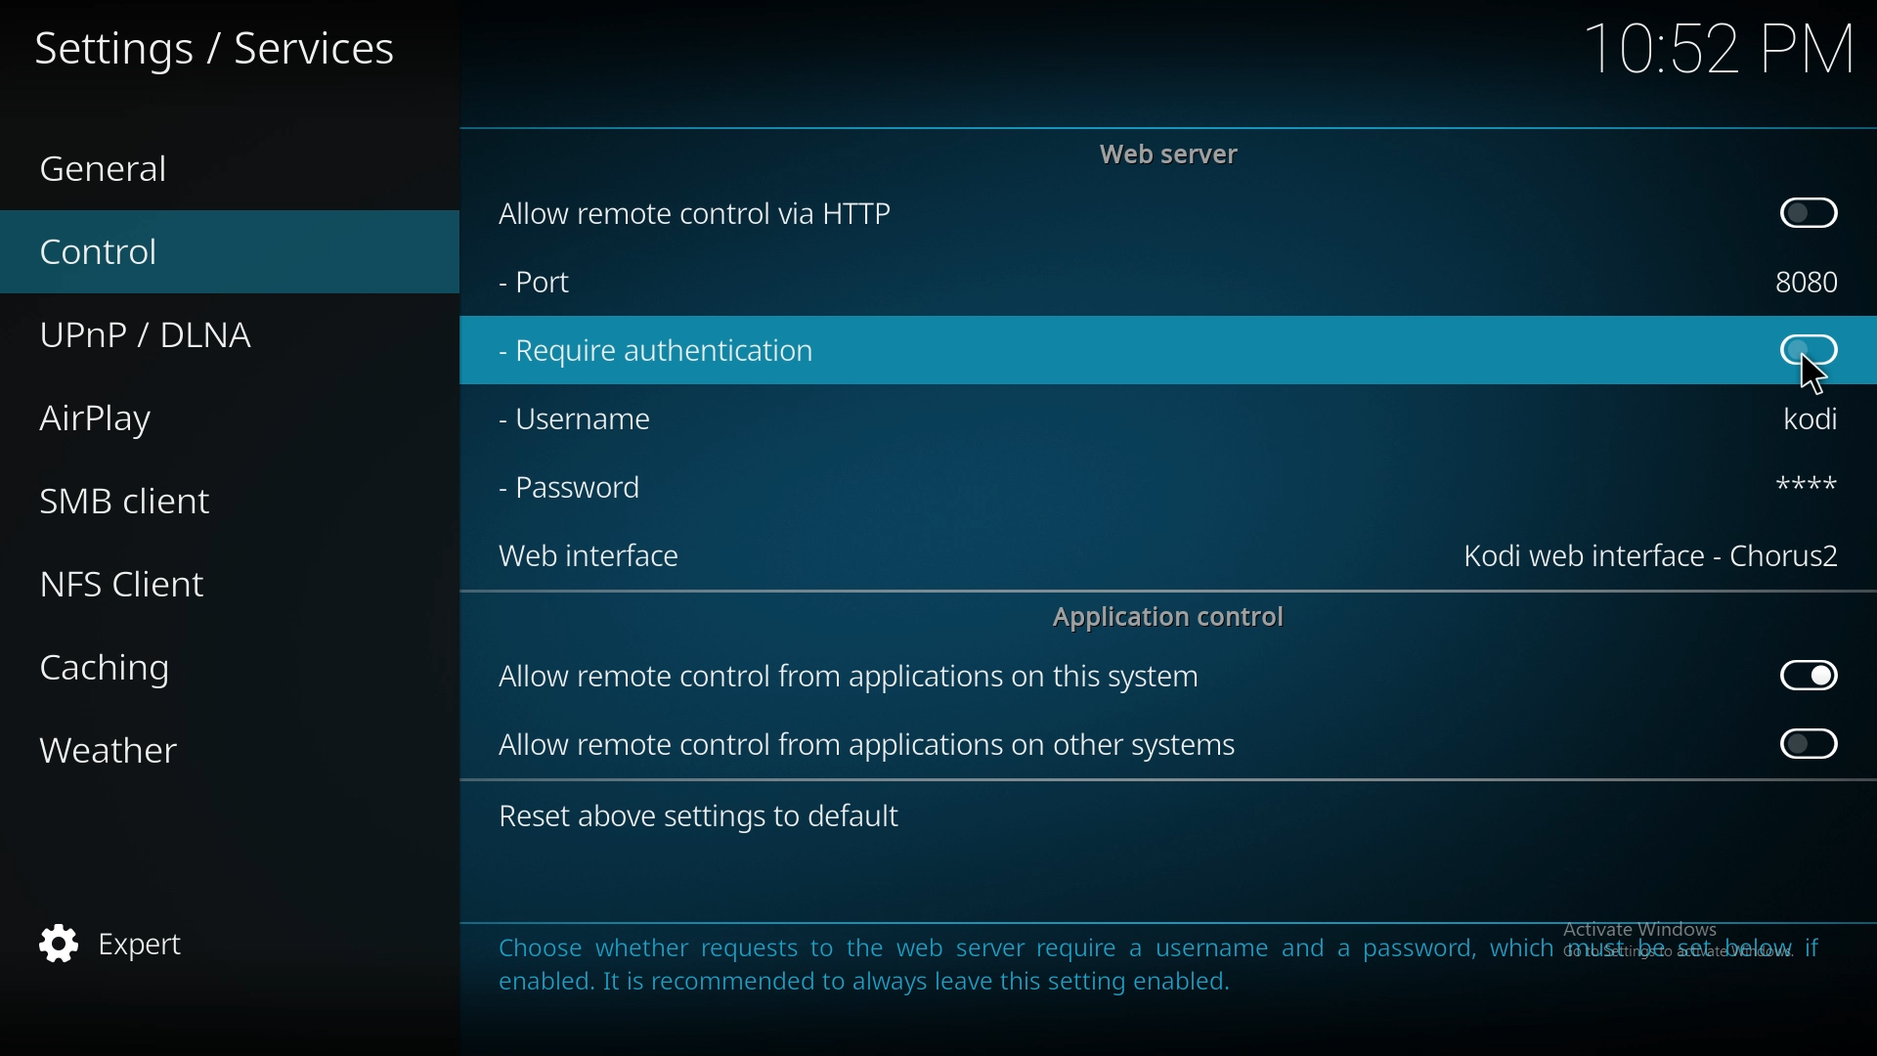 This screenshot has height=1056, width=1877. I want to click on nfs client, so click(205, 582).